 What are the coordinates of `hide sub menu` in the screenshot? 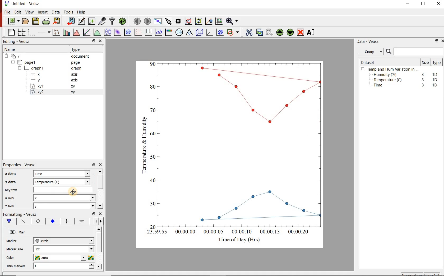 It's located at (363, 70).